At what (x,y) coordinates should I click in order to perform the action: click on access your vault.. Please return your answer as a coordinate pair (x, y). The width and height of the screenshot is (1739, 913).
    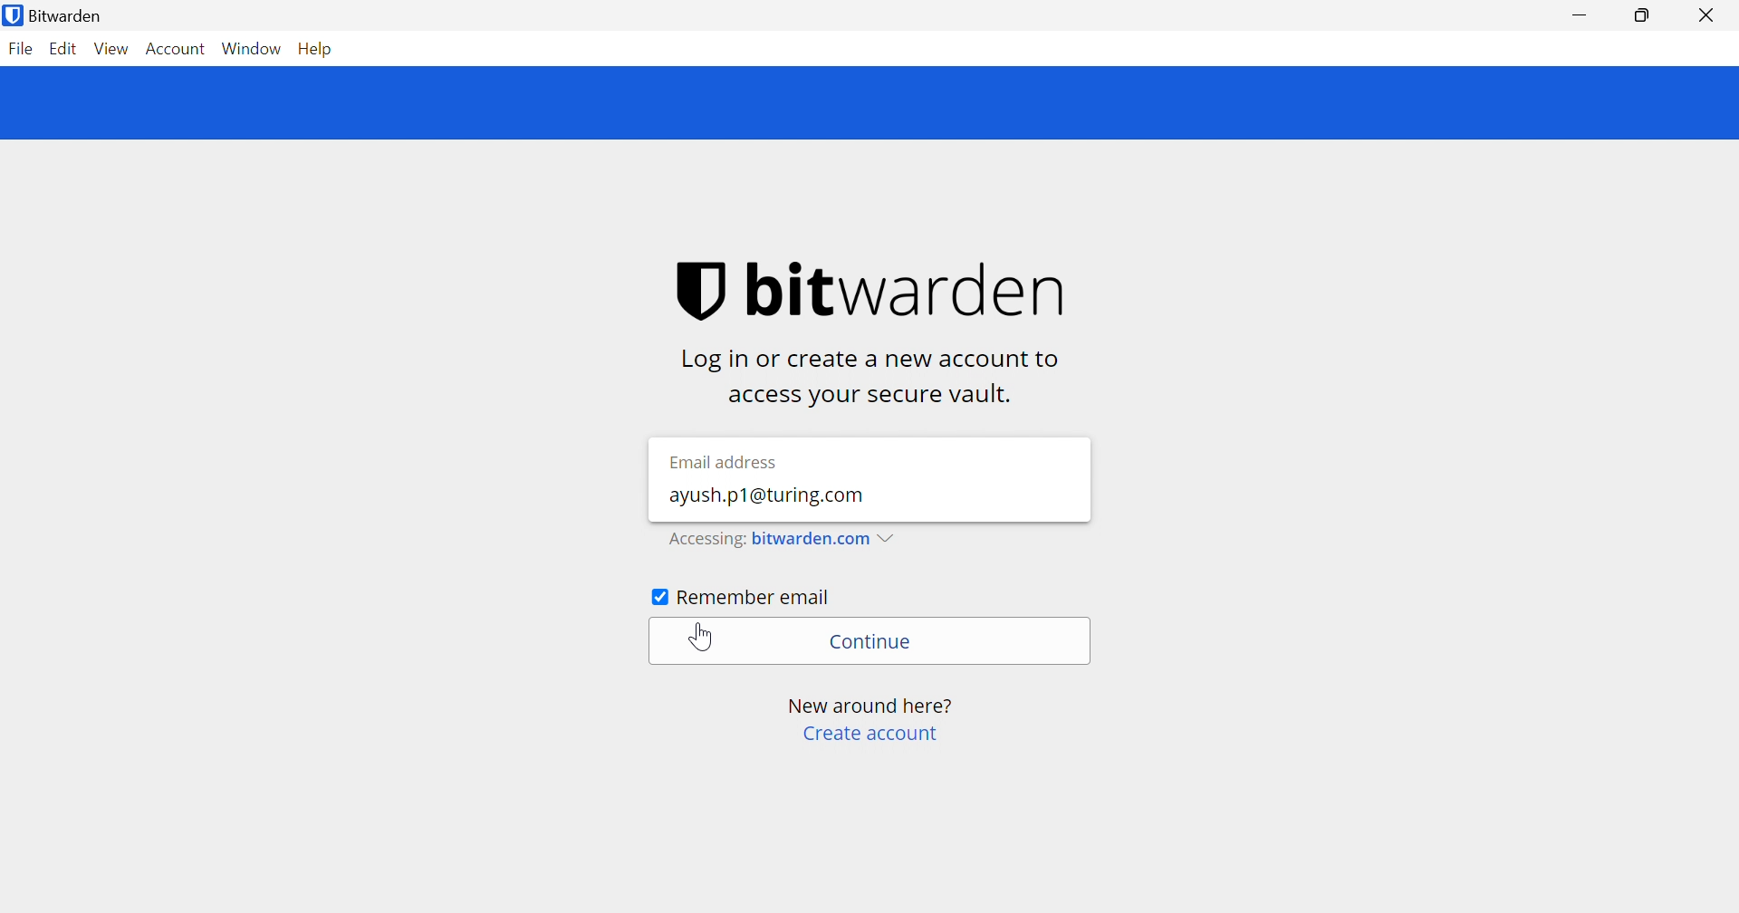
    Looking at the image, I should click on (867, 396).